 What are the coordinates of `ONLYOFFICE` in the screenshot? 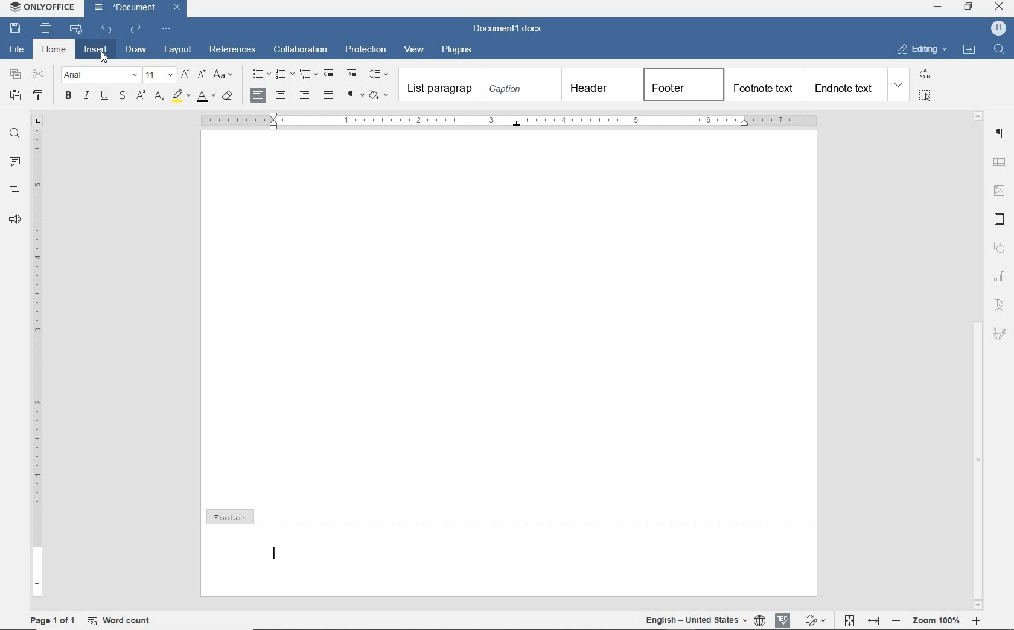 It's located at (40, 8).